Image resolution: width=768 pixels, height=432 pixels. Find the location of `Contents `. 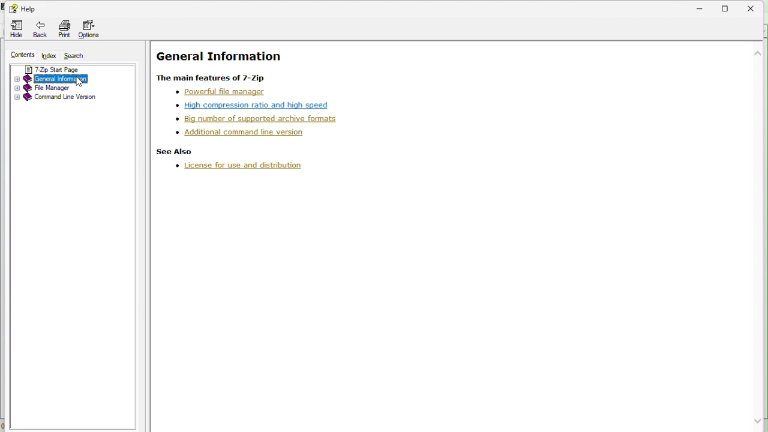

Contents  is located at coordinates (20, 55).